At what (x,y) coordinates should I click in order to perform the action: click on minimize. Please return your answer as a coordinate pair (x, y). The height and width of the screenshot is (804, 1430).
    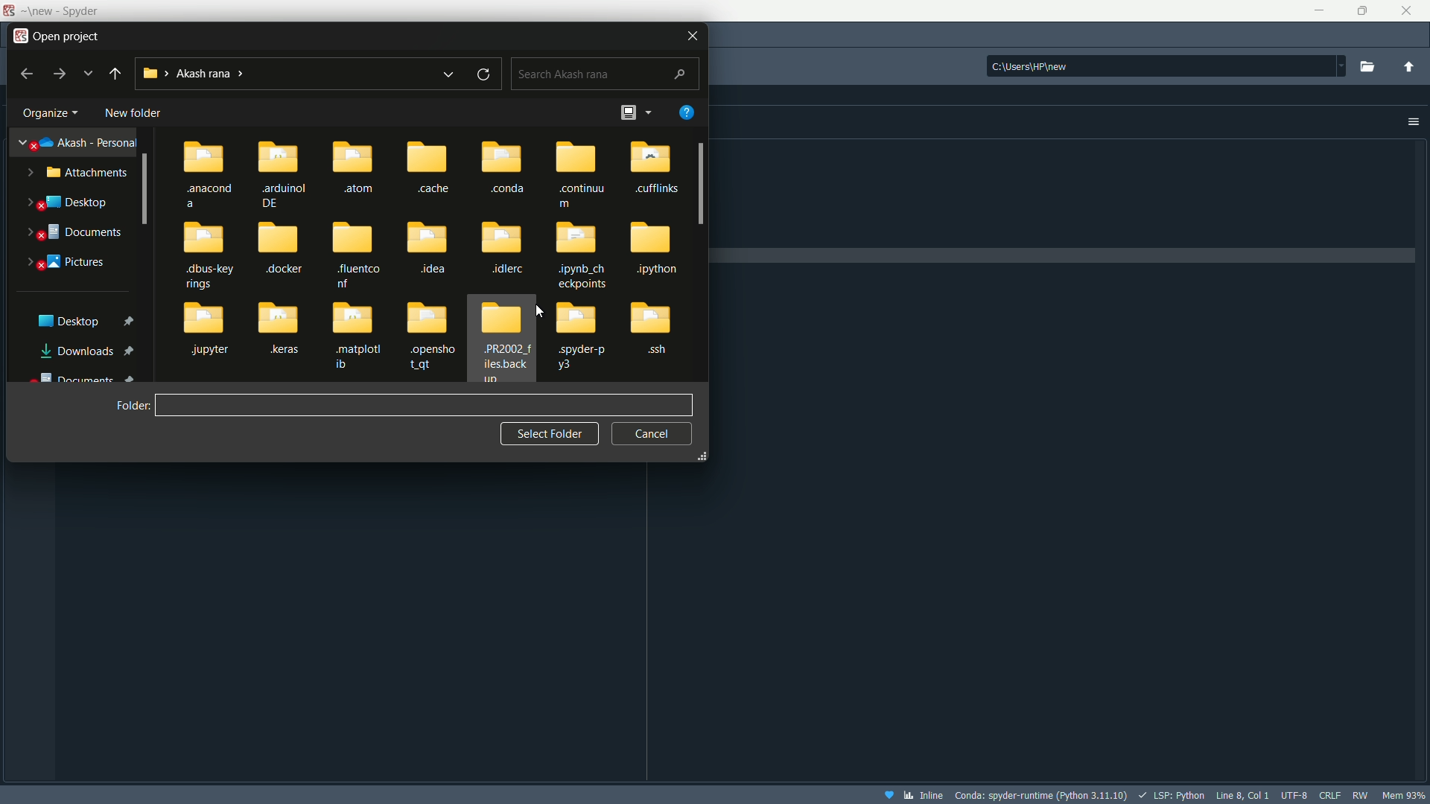
    Looking at the image, I should click on (1318, 9).